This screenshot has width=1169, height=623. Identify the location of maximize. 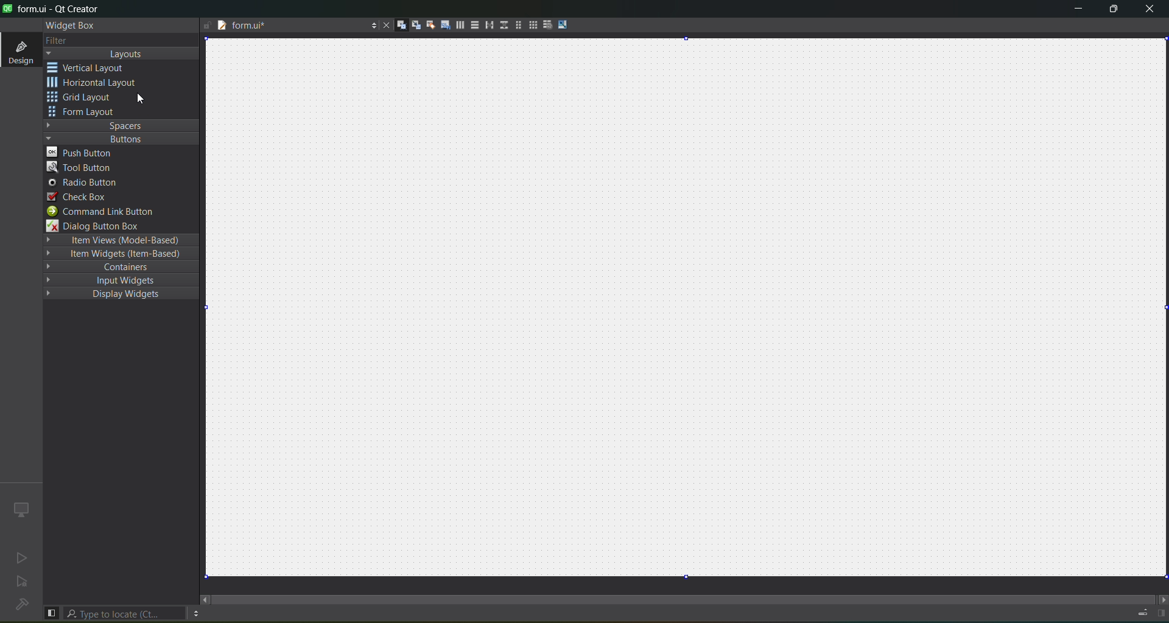
(1112, 10).